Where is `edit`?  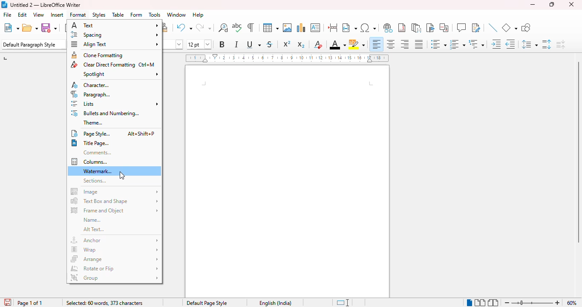 edit is located at coordinates (22, 14).